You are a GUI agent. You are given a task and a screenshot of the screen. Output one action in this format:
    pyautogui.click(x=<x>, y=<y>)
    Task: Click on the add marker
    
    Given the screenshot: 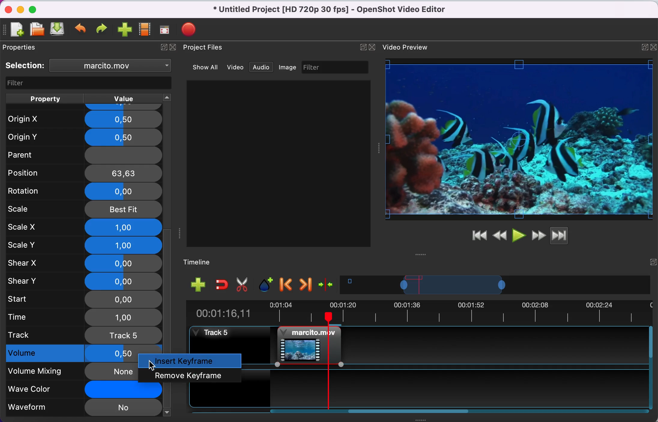 What is the action you would take?
    pyautogui.click(x=266, y=285)
    